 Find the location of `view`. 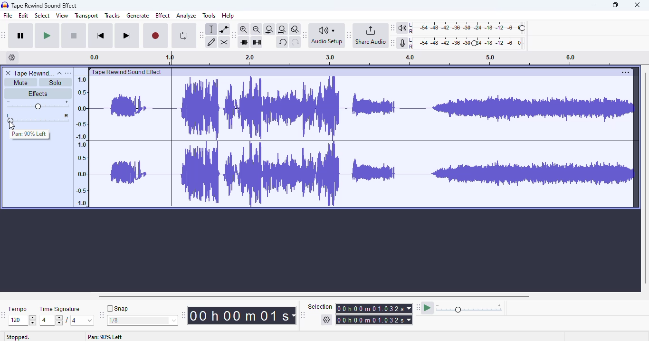

view is located at coordinates (62, 15).